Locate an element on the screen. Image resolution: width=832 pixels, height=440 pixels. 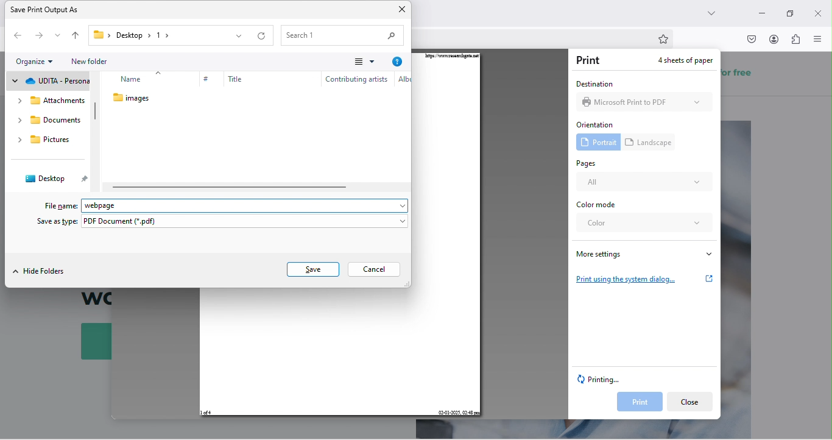
desktop is located at coordinates (56, 177).